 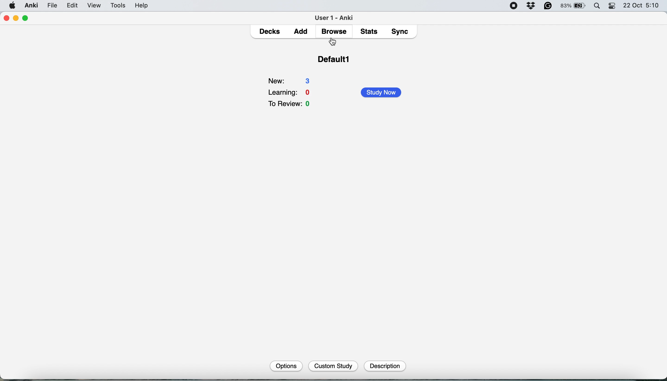 What do you see at coordinates (74, 6) in the screenshot?
I see `edit` at bounding box center [74, 6].